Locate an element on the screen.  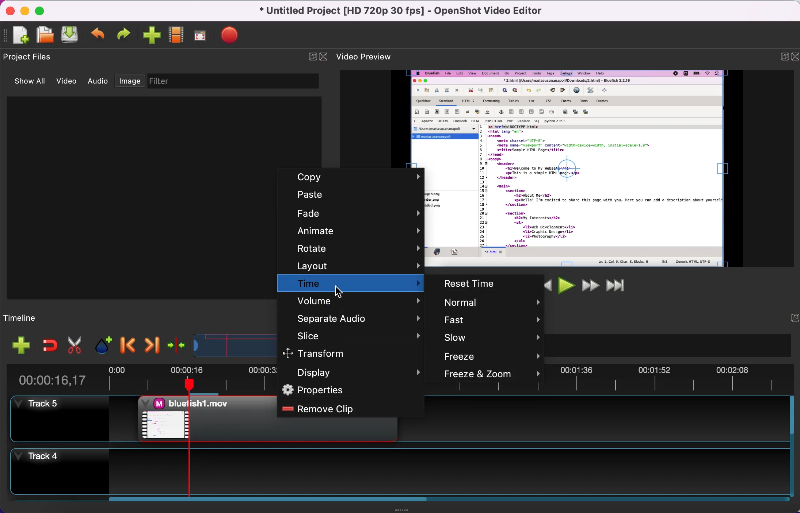
layout is located at coordinates (351, 266).